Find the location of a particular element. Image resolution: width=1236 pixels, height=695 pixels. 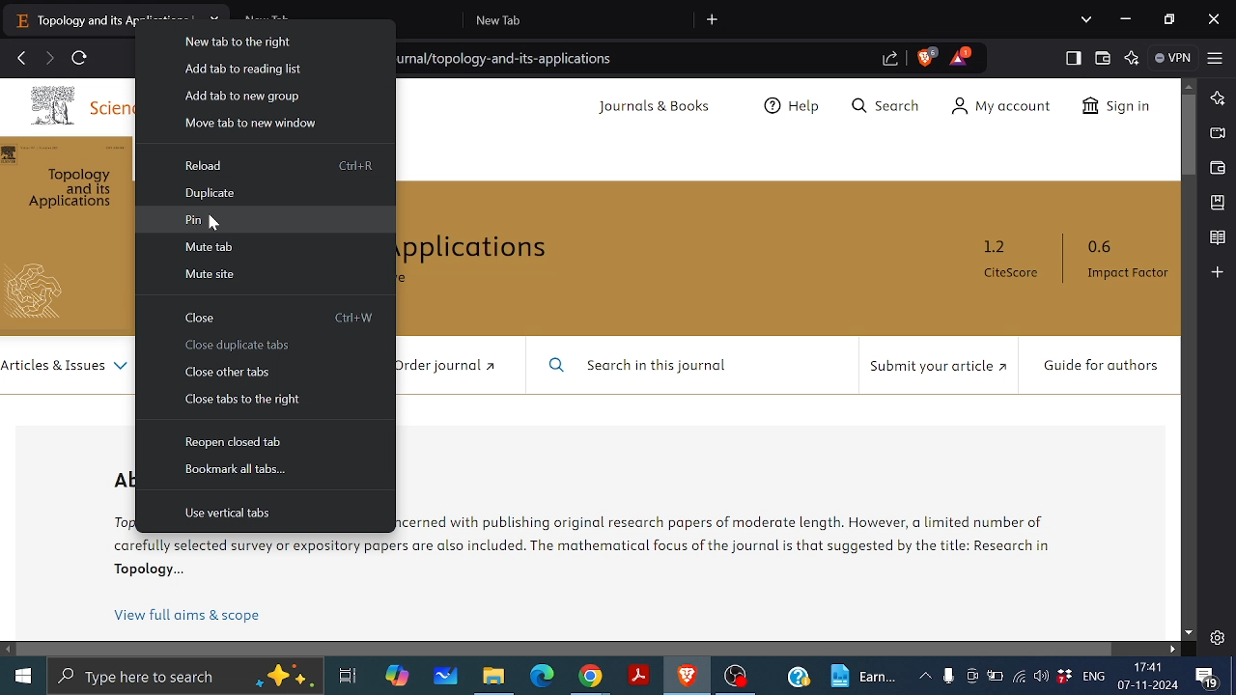

0.6 Impact Factor is located at coordinates (1122, 260).